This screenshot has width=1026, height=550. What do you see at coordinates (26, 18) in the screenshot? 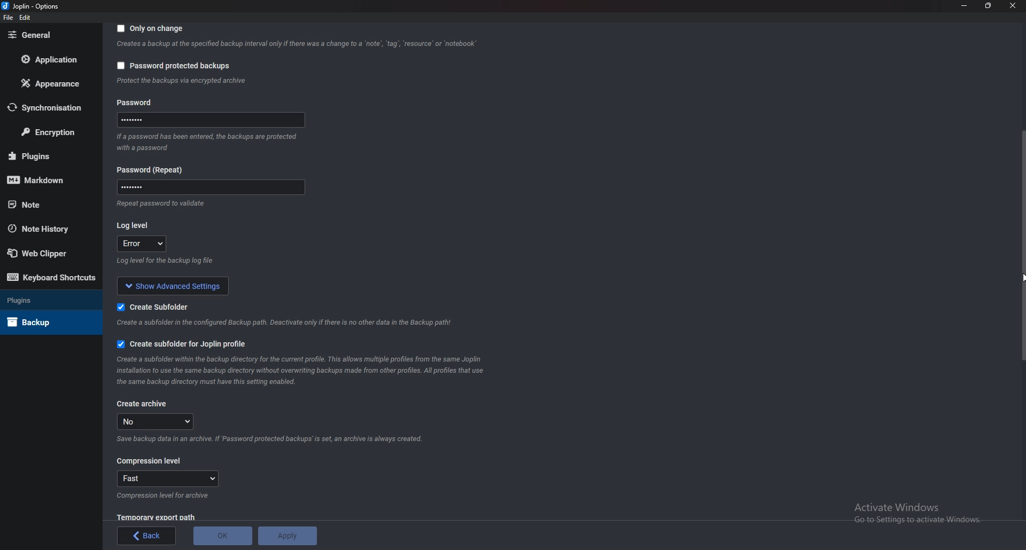
I see `Edit` at bounding box center [26, 18].